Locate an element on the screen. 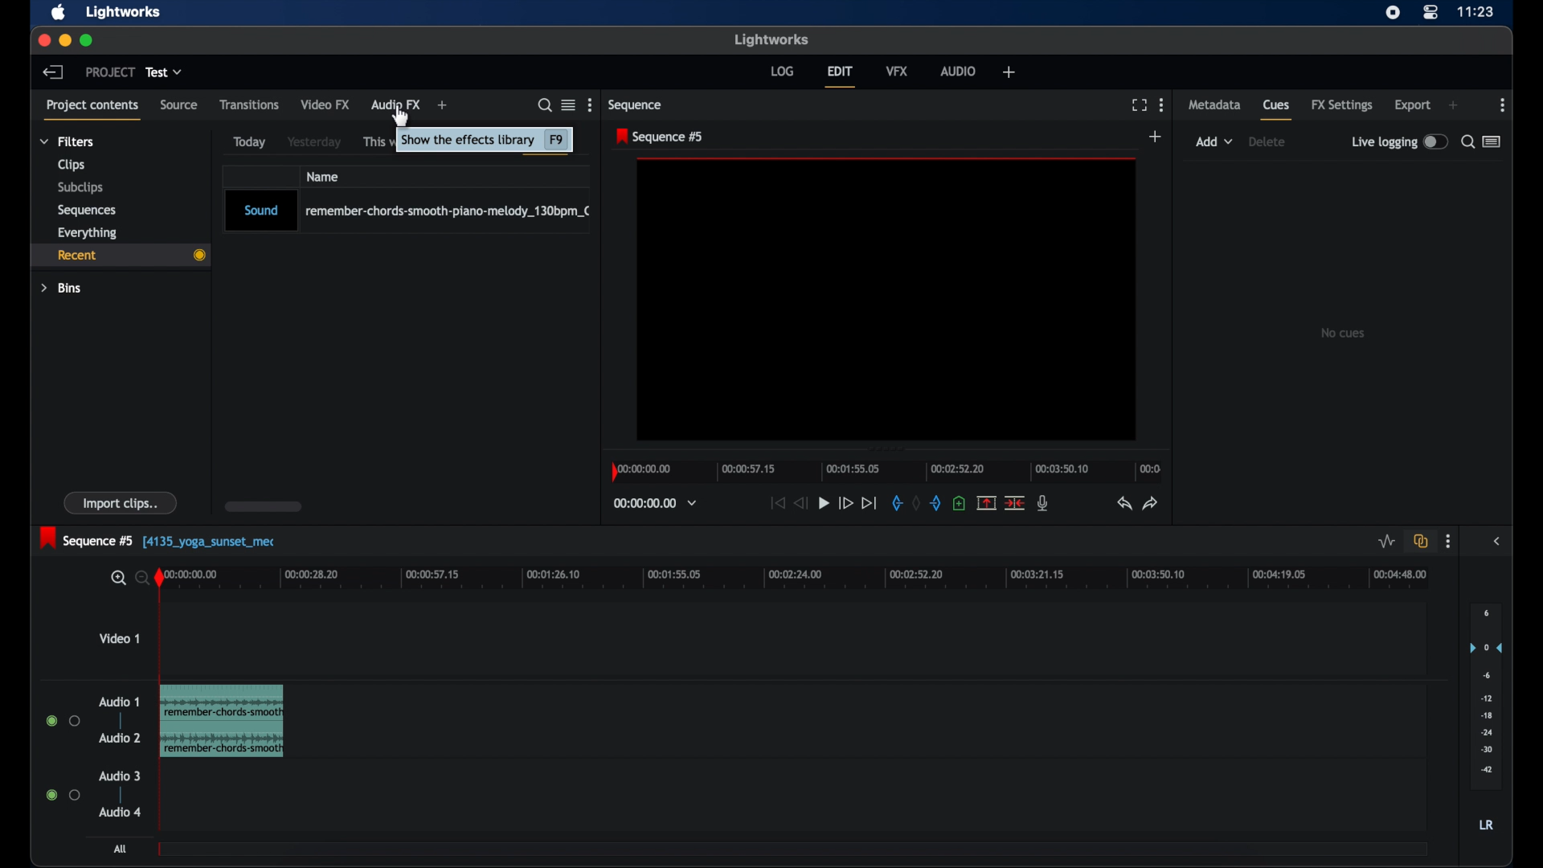 The height and width of the screenshot is (868, 1543). filters is located at coordinates (67, 141).